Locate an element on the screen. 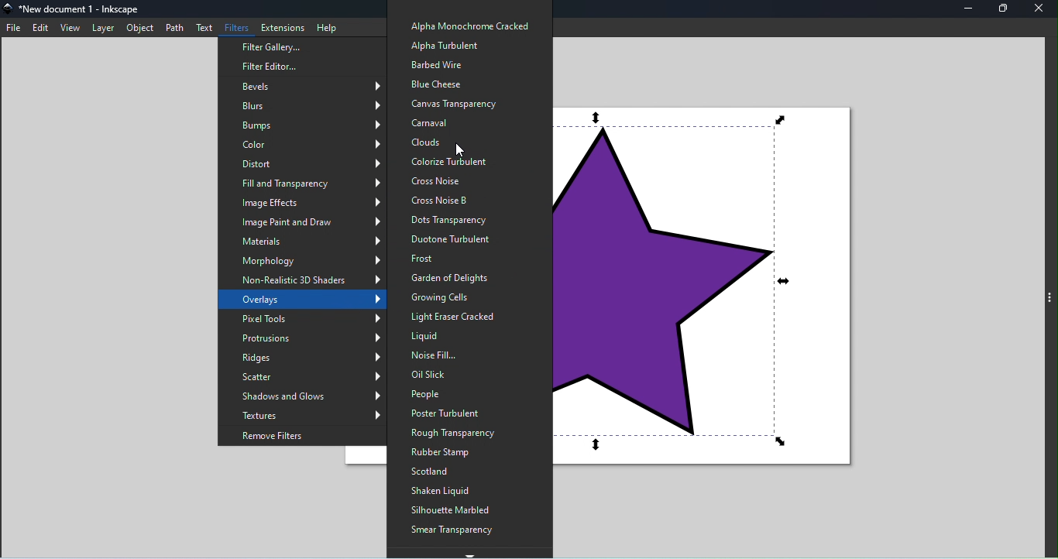 Image resolution: width=1058 pixels, height=559 pixels. Liquid is located at coordinates (472, 339).